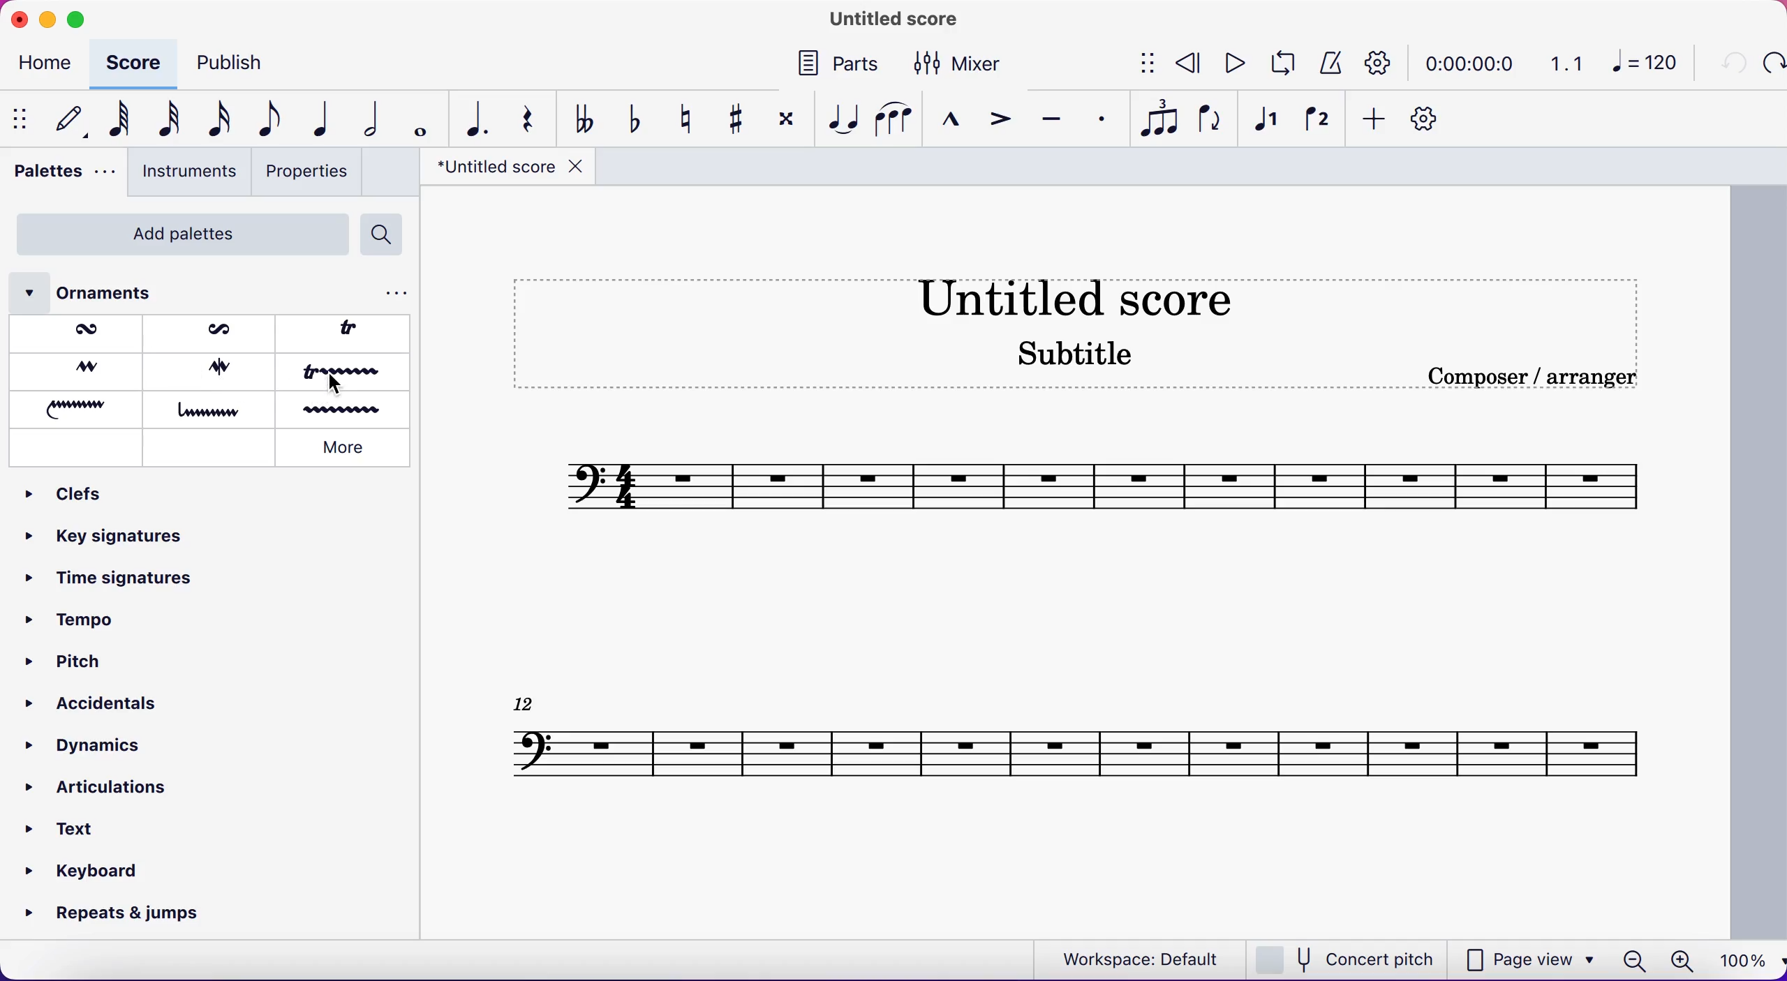 The width and height of the screenshot is (1787, 981). Describe the element at coordinates (105, 788) in the screenshot. I see `articulations` at that location.